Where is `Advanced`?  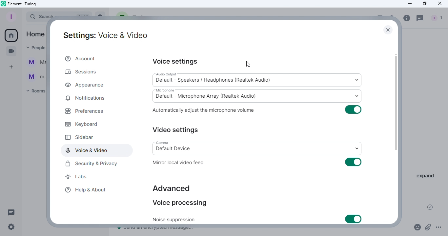 Advanced is located at coordinates (174, 187).